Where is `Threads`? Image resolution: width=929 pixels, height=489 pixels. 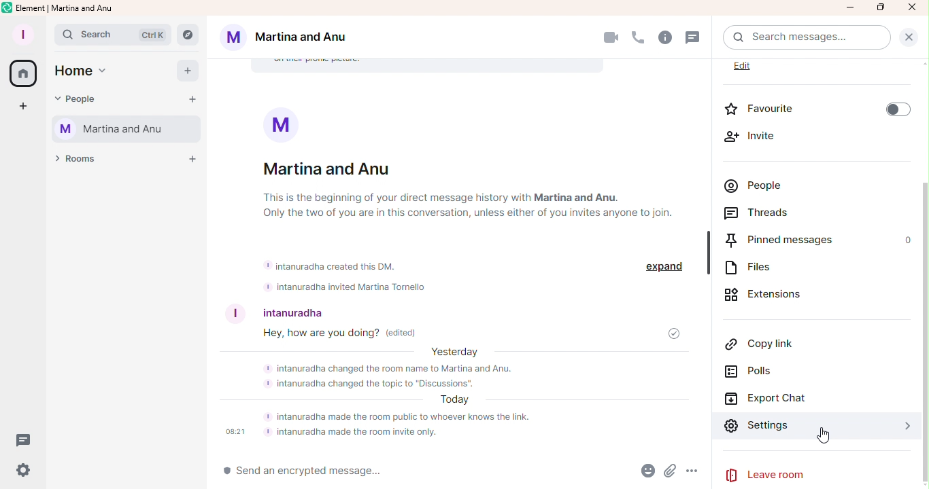 Threads is located at coordinates (766, 212).